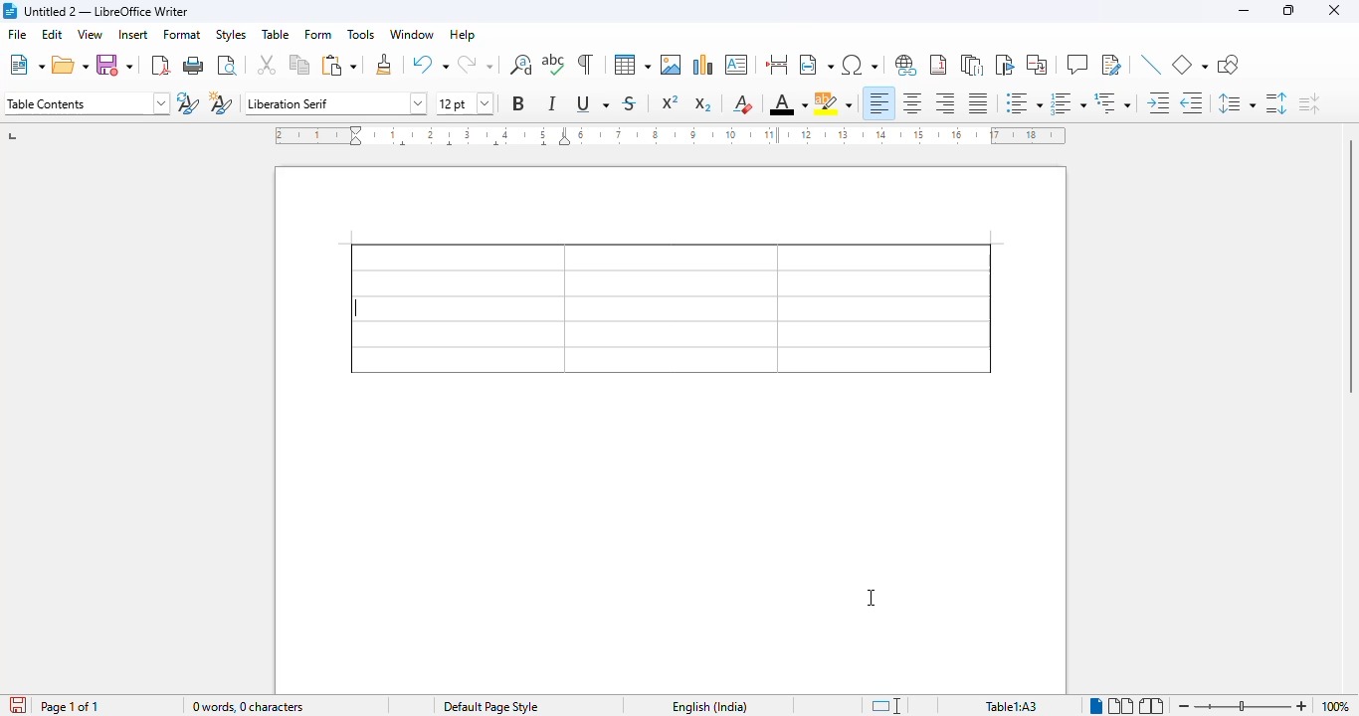 Image resolution: width=1359 pixels, height=716 pixels. Describe the element at coordinates (71, 65) in the screenshot. I see `open` at that location.